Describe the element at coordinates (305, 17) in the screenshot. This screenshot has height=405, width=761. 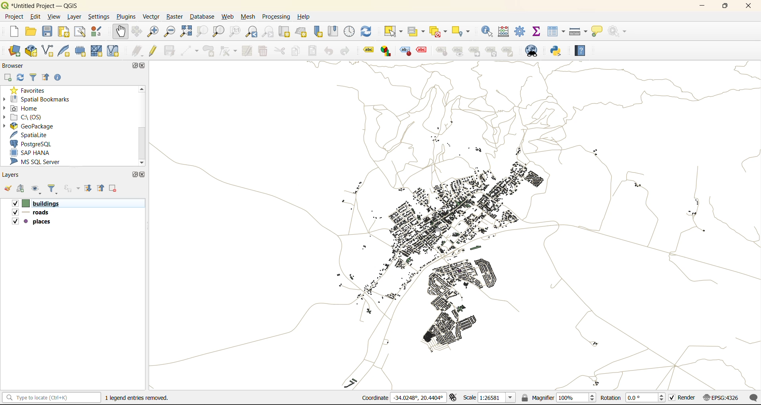
I see `help` at that location.